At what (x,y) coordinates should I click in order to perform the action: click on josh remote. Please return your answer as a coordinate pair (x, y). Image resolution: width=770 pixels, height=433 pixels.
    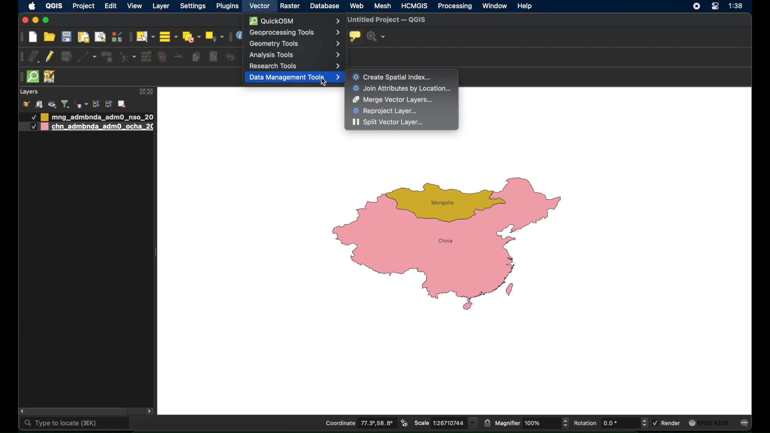
    Looking at the image, I should click on (50, 77).